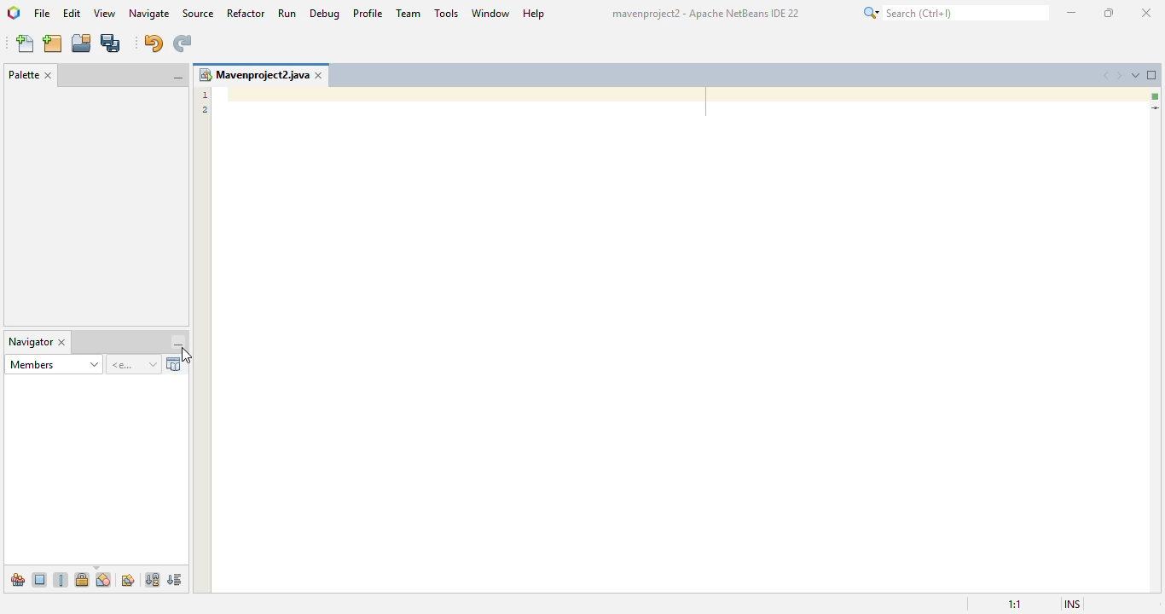 Image resolution: width=1165 pixels, height=614 pixels. What do you see at coordinates (104, 579) in the screenshot?
I see `show inner classes` at bounding box center [104, 579].